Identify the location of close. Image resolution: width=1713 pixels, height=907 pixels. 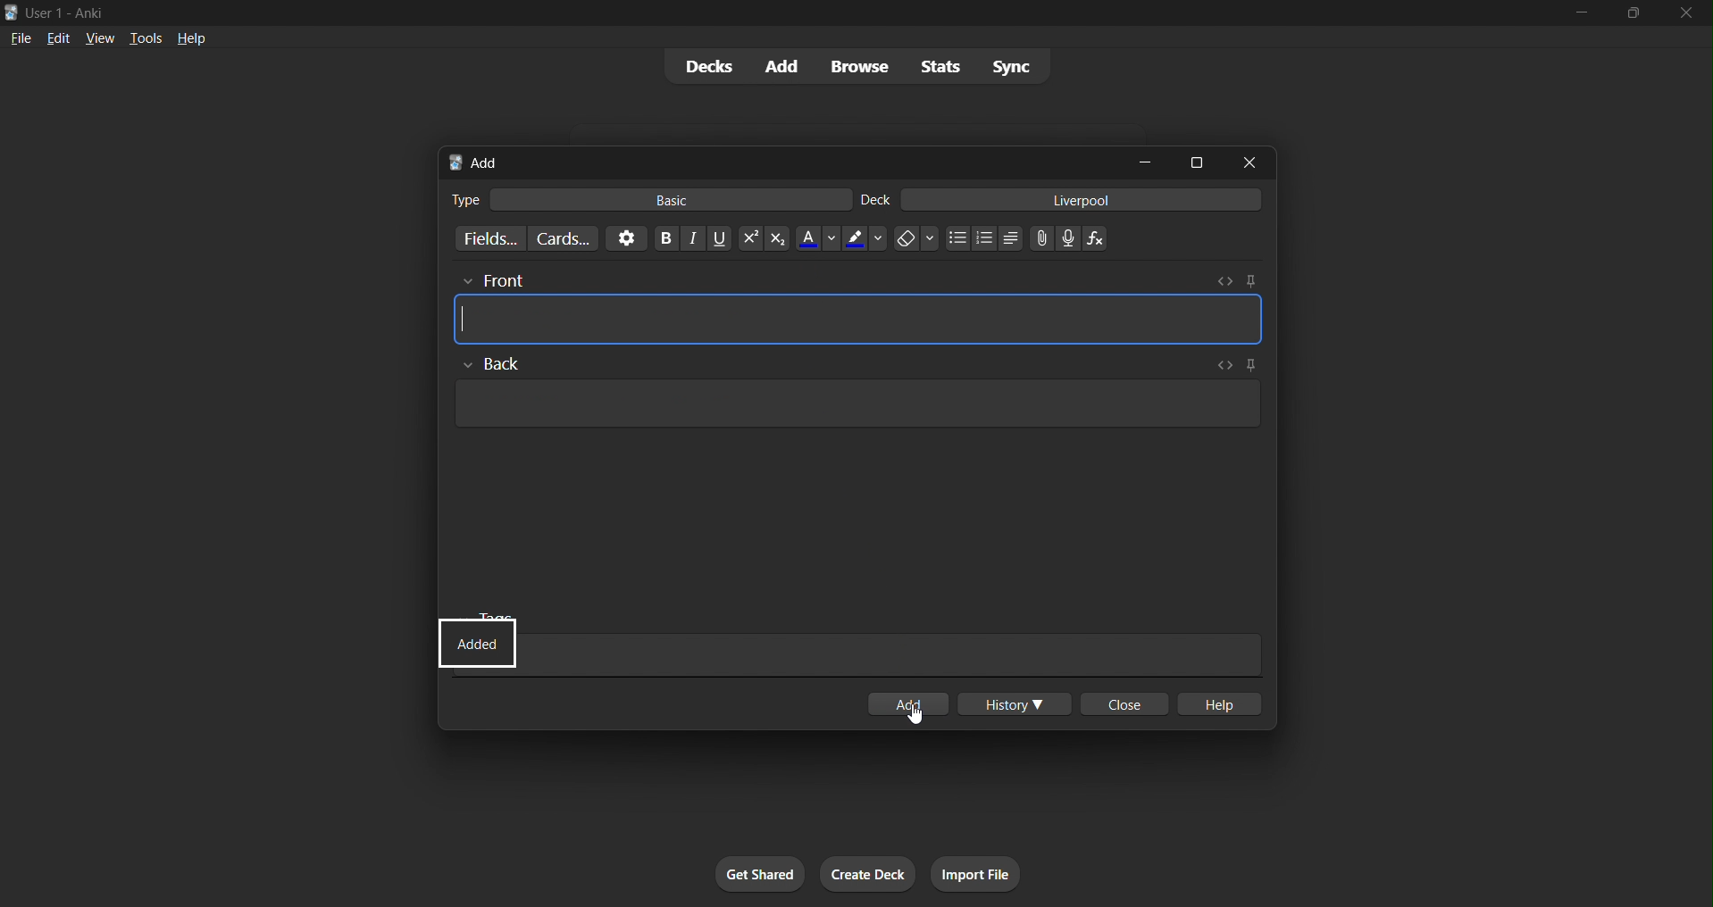
(1124, 703).